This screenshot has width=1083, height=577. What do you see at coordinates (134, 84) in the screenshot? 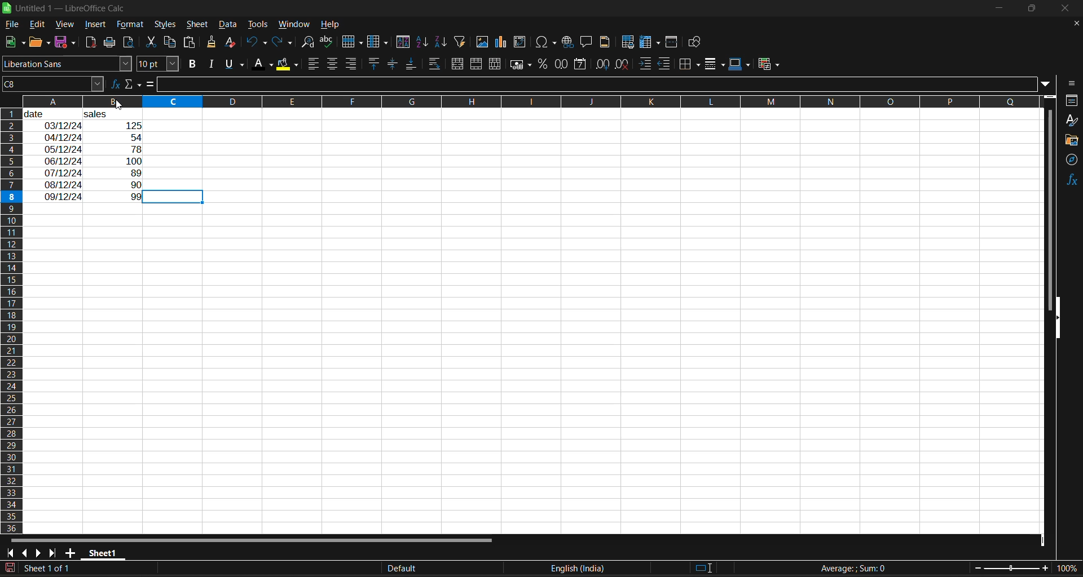
I see `select function` at bounding box center [134, 84].